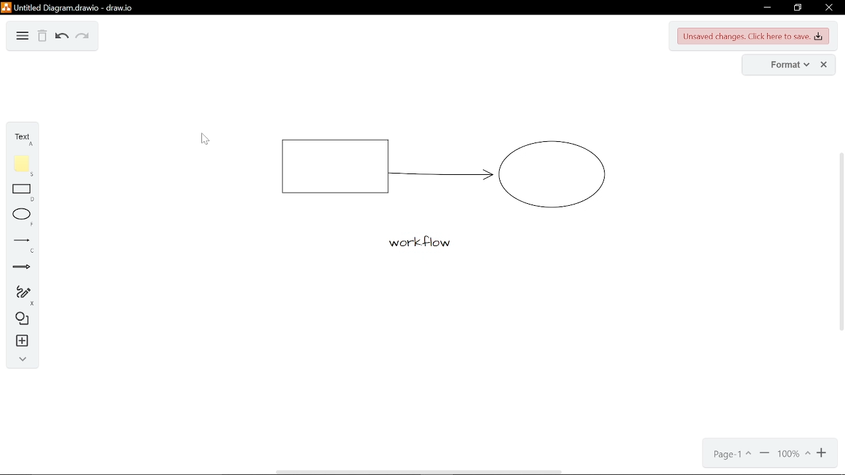 The height and width of the screenshot is (475, 845). Describe the element at coordinates (203, 139) in the screenshot. I see `cursor` at that location.